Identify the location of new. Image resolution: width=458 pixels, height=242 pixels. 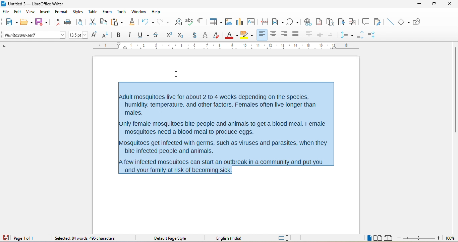
(10, 23).